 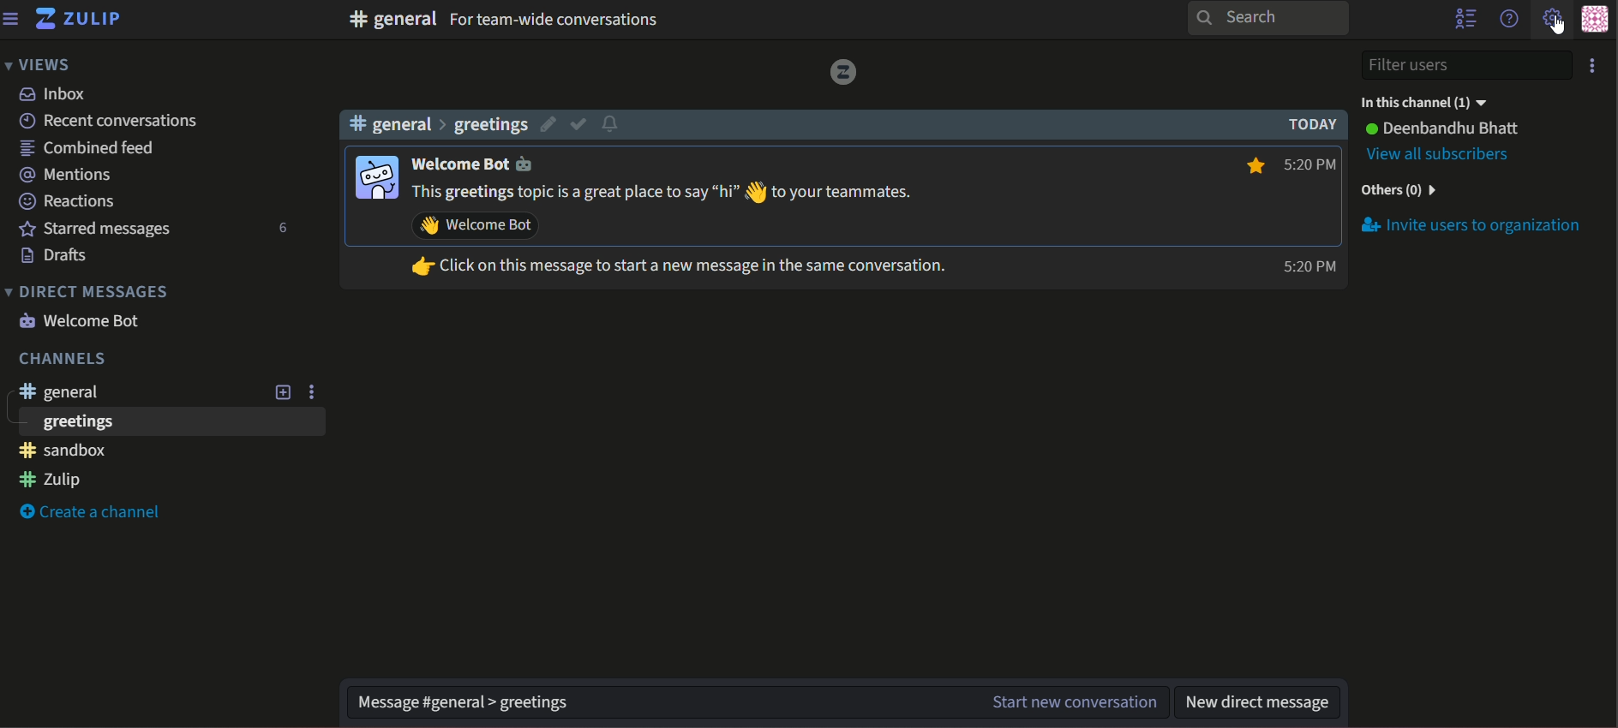 What do you see at coordinates (841, 72) in the screenshot?
I see `logo` at bounding box center [841, 72].